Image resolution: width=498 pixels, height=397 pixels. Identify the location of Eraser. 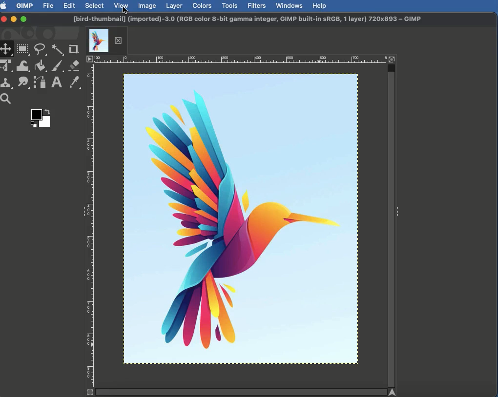
(75, 66).